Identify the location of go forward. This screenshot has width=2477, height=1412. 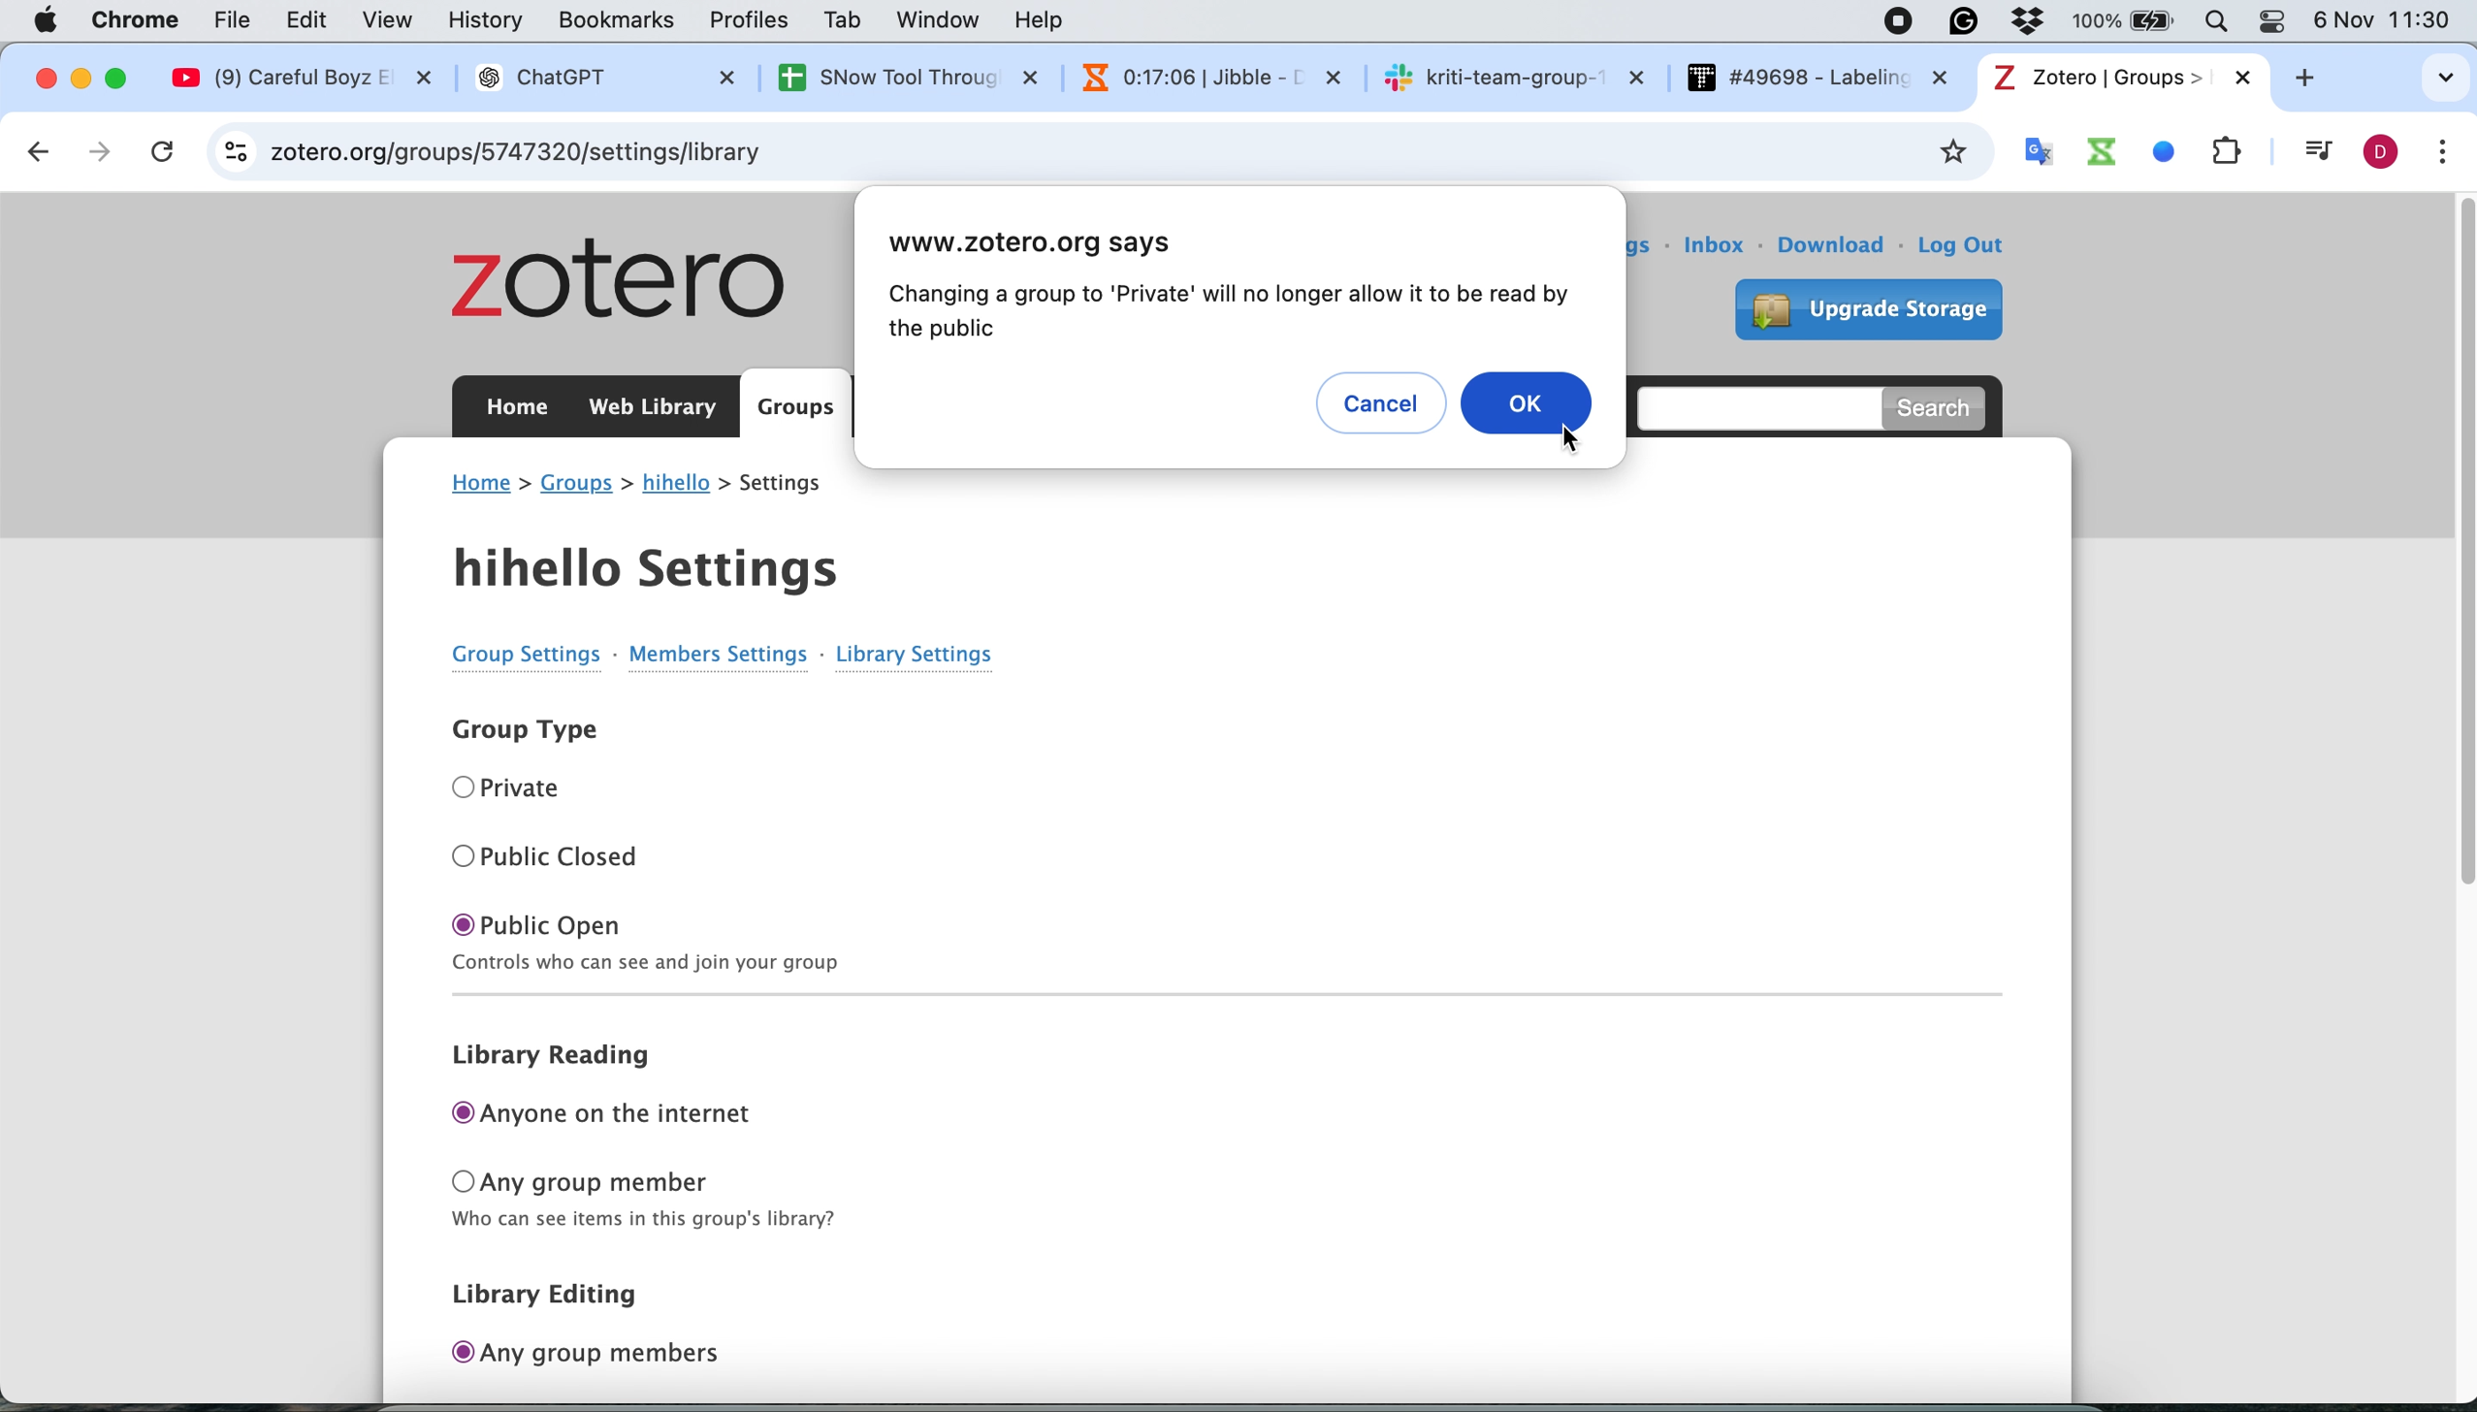
(104, 152).